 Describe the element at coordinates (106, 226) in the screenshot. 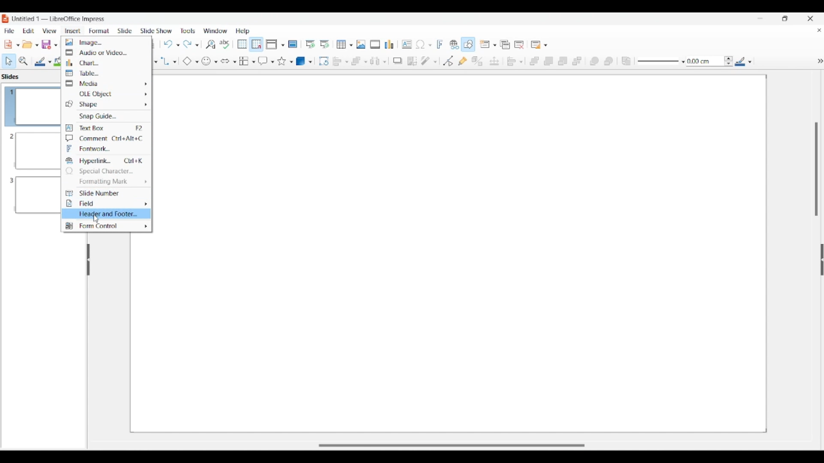

I see `Form control options` at that location.